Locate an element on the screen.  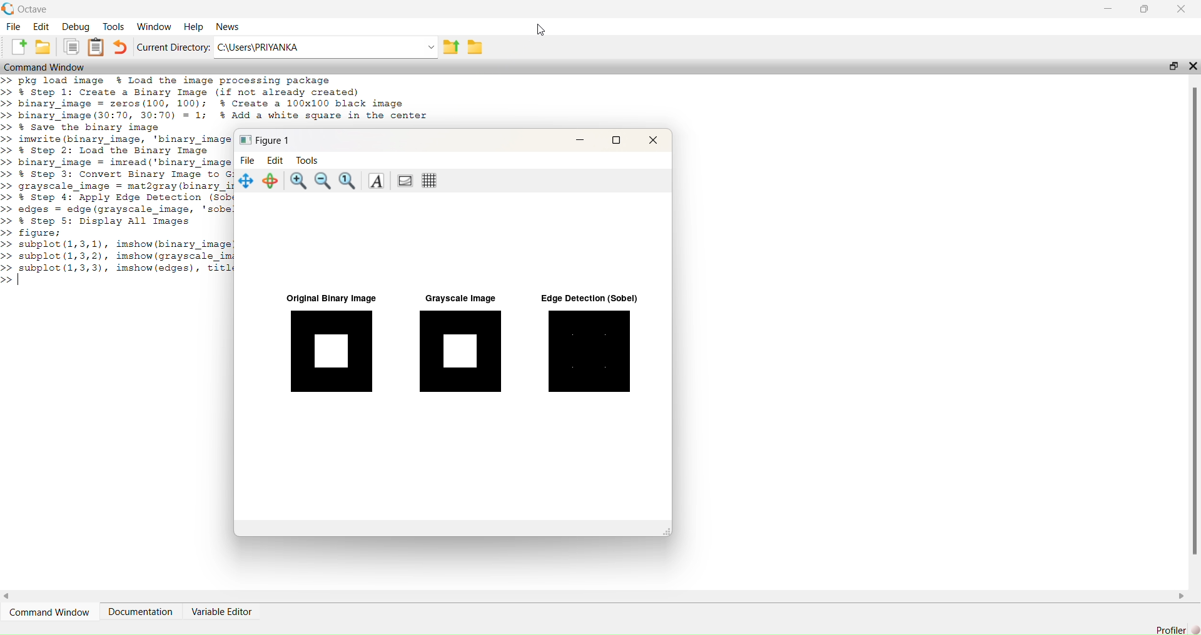
Edit is located at coordinates (43, 27).